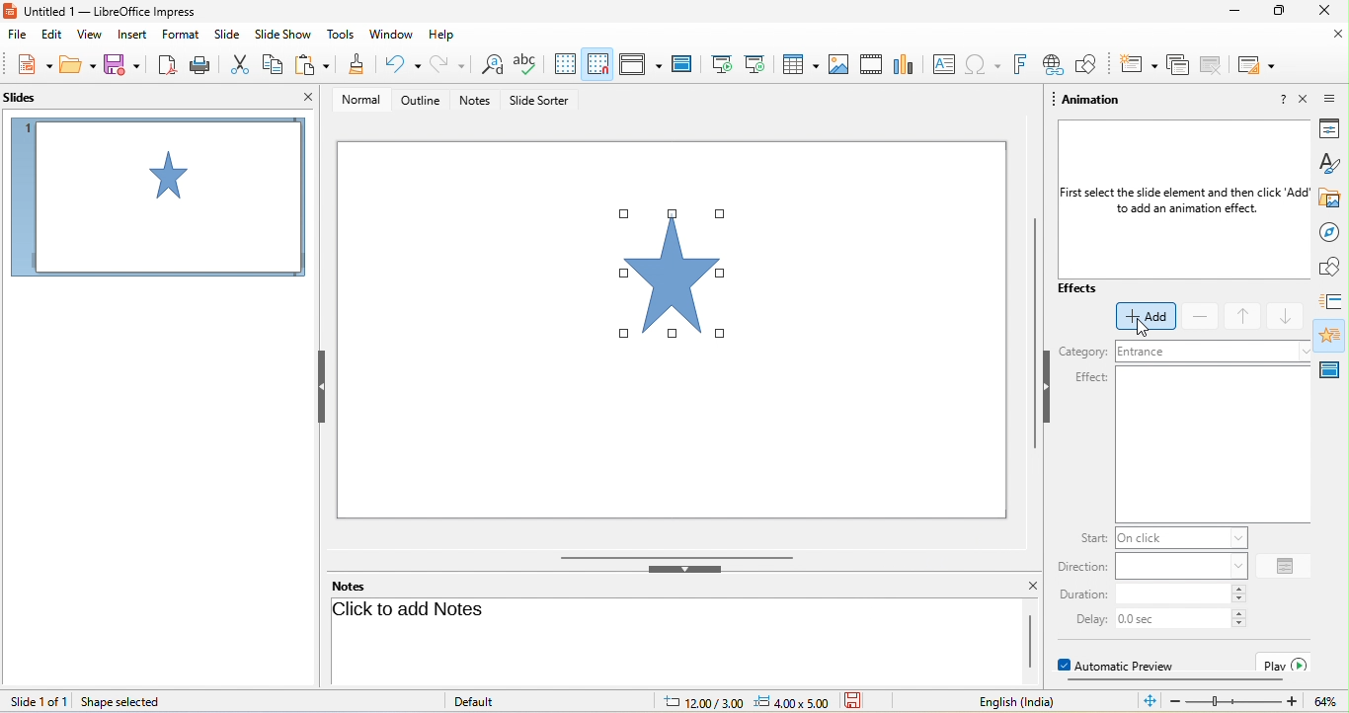  I want to click on vertical scrollbar, so click(1029, 327).